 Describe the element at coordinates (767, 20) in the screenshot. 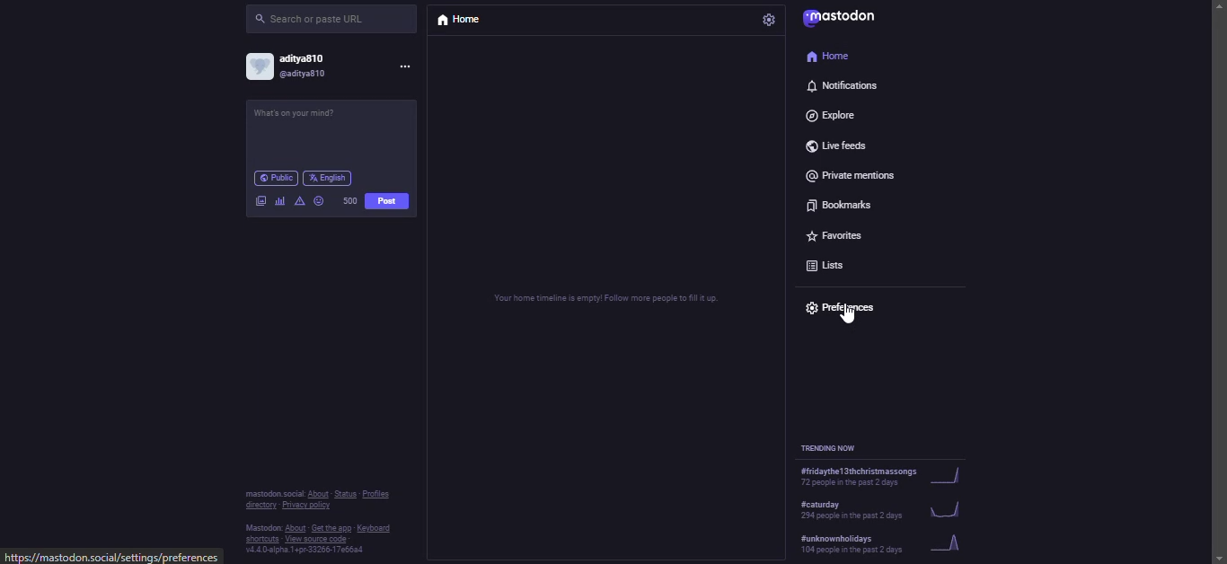

I see `settings` at that location.